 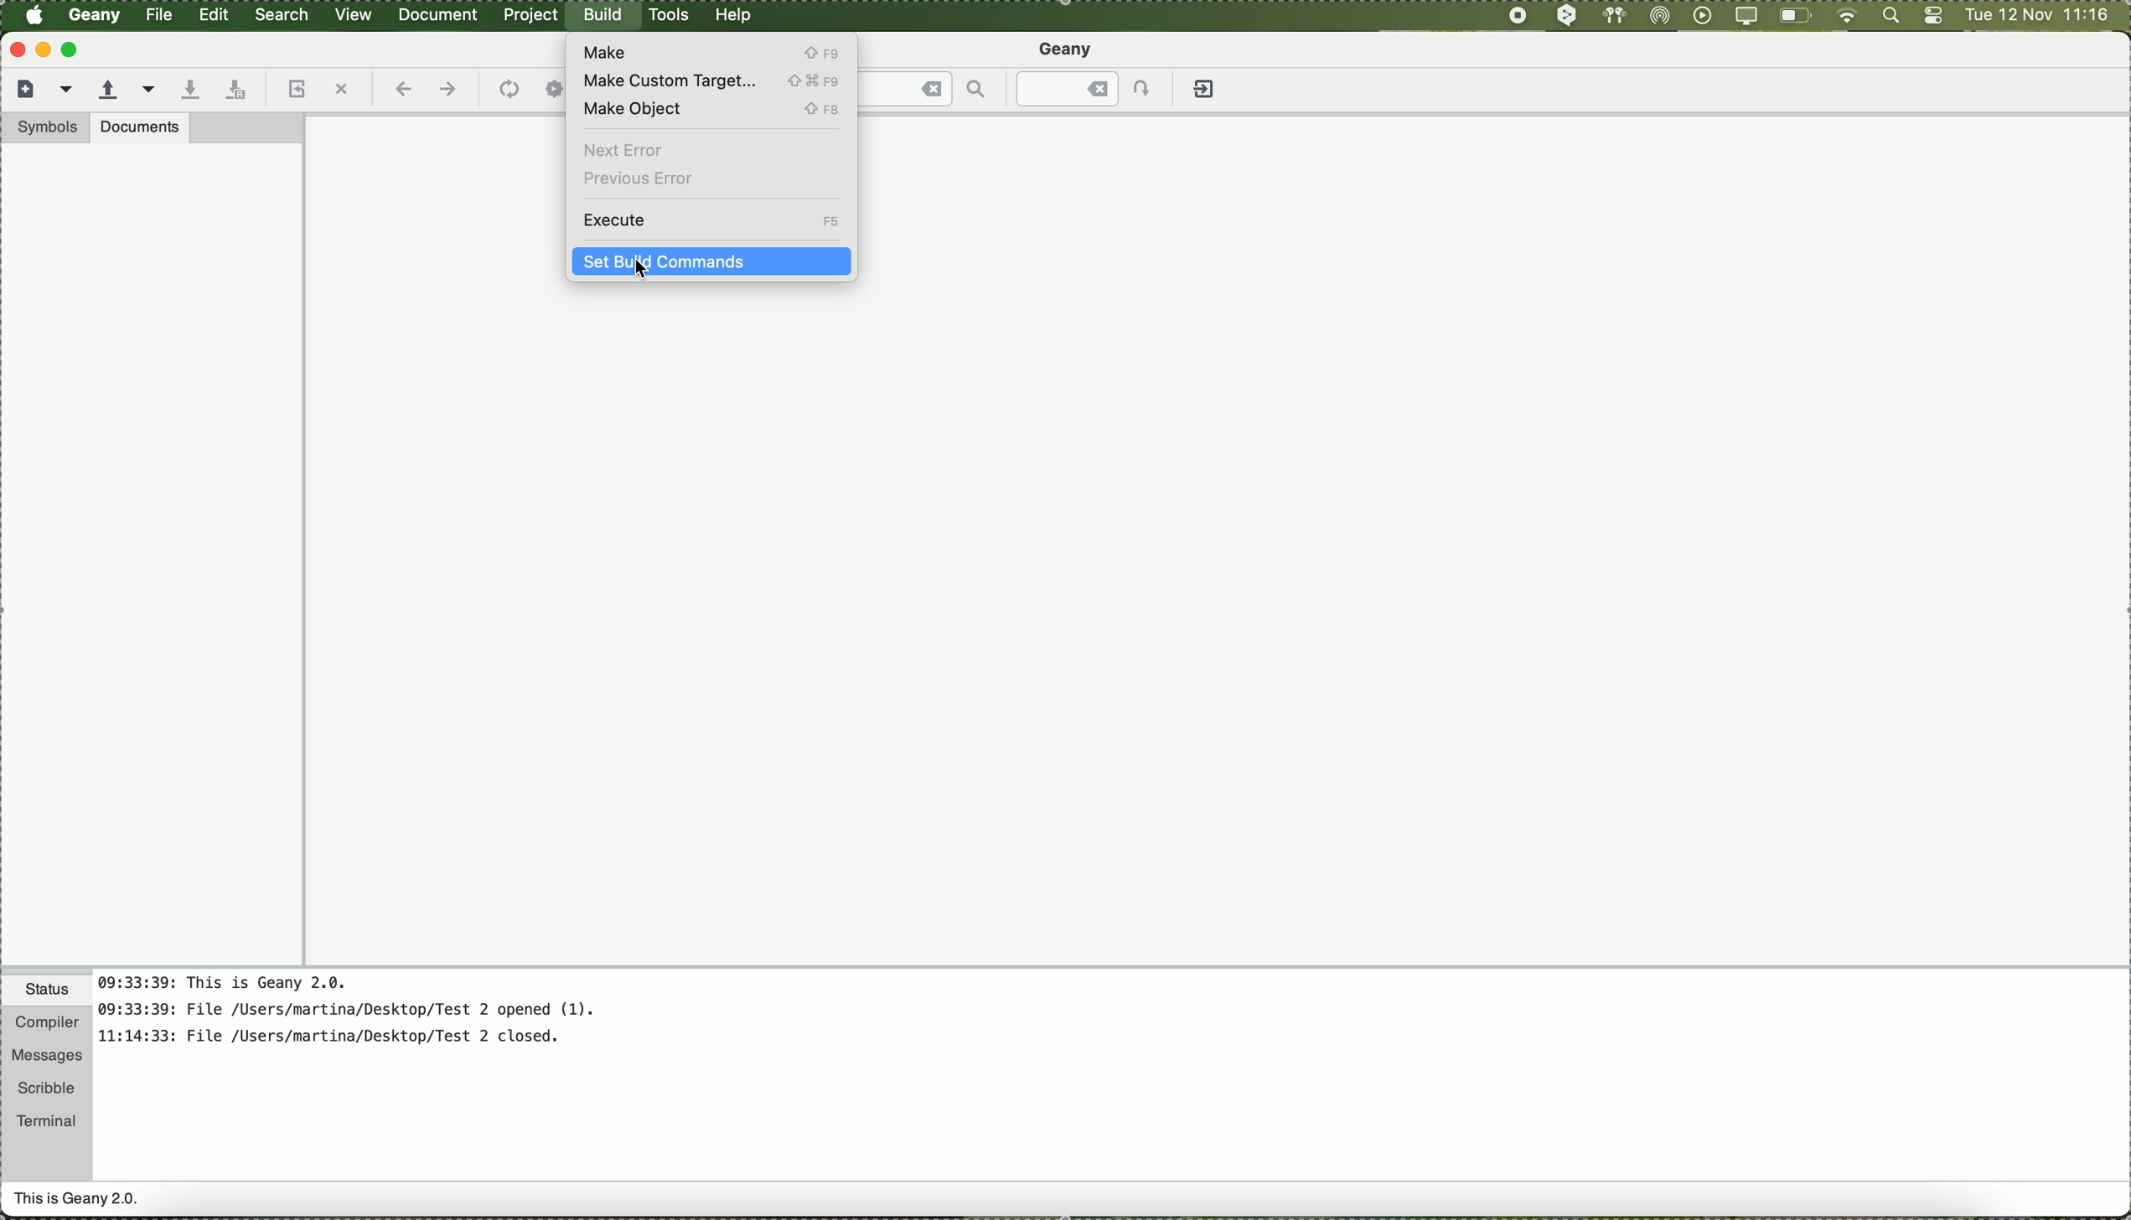 I want to click on sidebar, so click(x=152, y=554).